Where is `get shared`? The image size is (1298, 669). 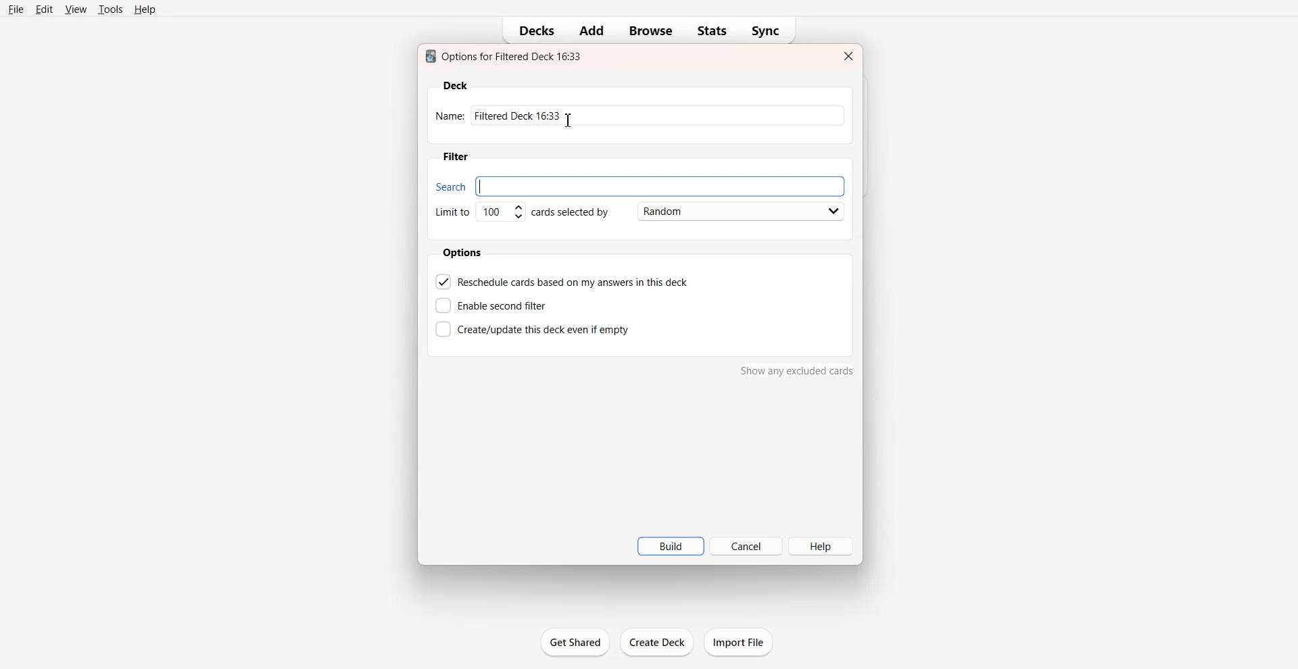
get shared is located at coordinates (577, 644).